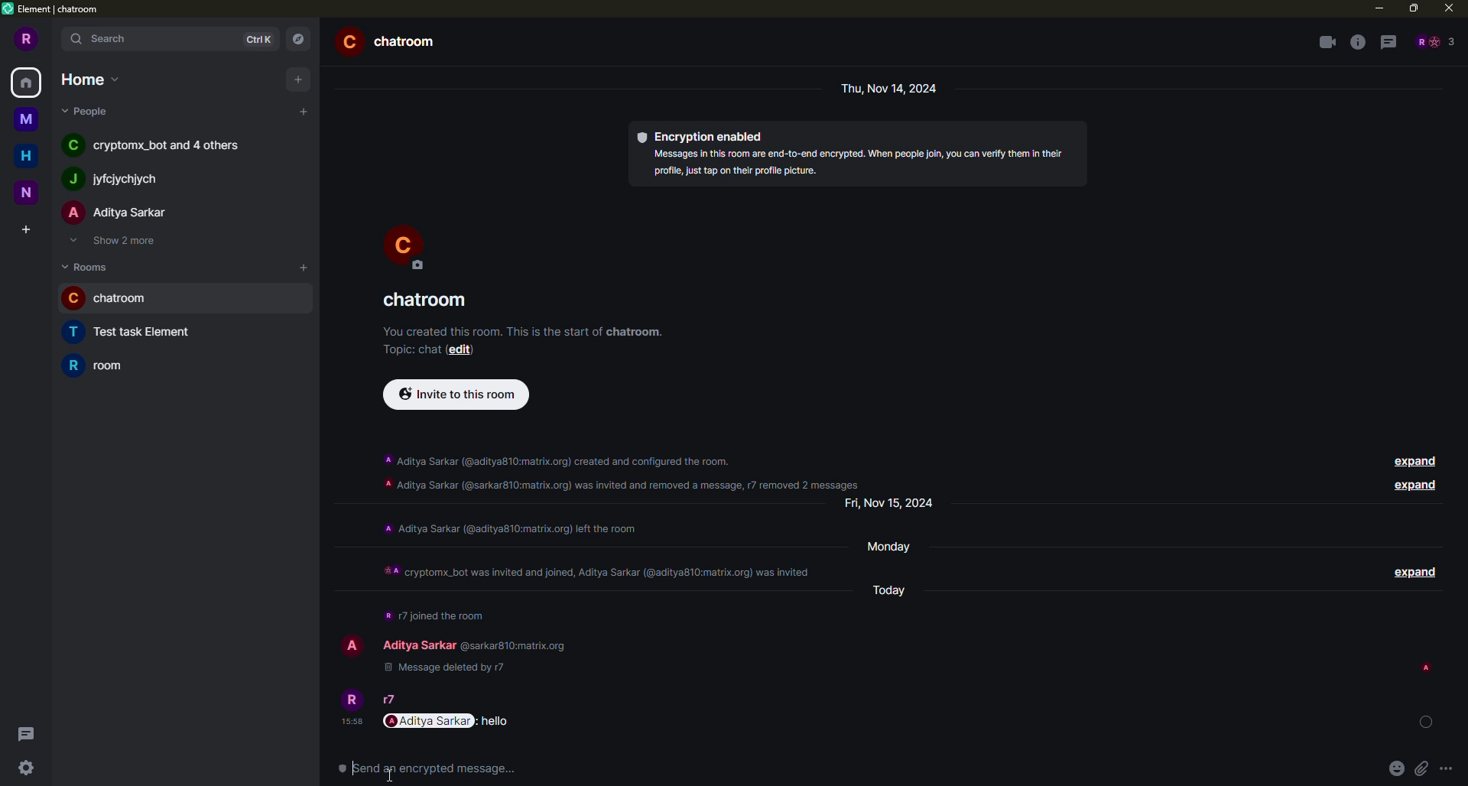 Image resolution: width=1468 pixels, height=786 pixels. I want to click on profile, so click(350, 645).